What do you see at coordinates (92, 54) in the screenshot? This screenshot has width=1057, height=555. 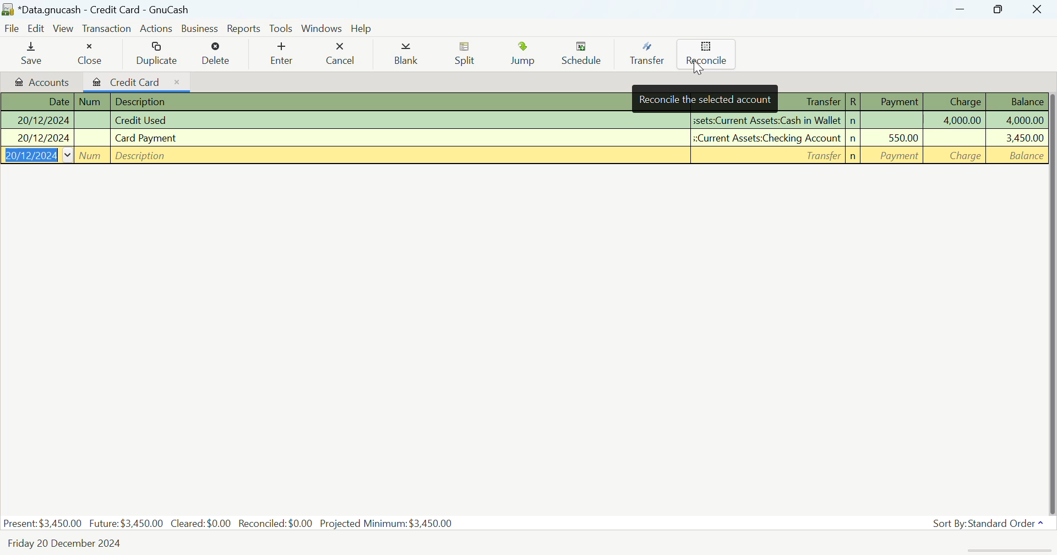 I see `Close` at bounding box center [92, 54].